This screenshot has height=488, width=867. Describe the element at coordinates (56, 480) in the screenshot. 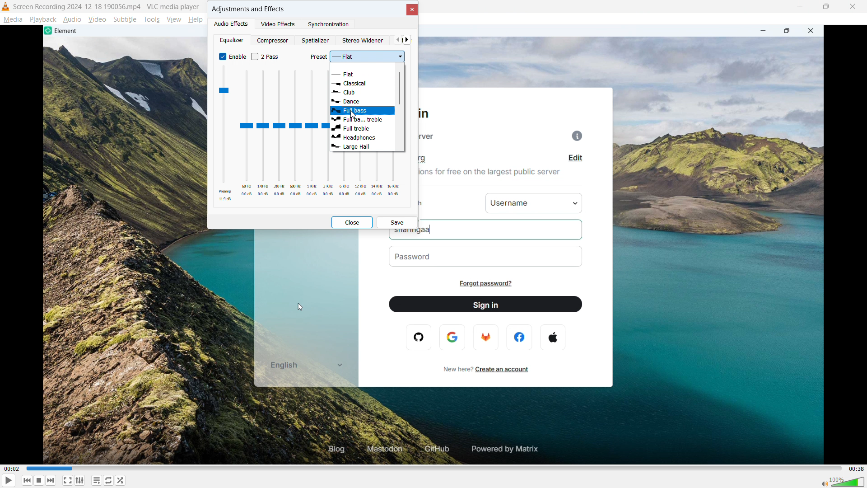

I see `Forward` at that location.